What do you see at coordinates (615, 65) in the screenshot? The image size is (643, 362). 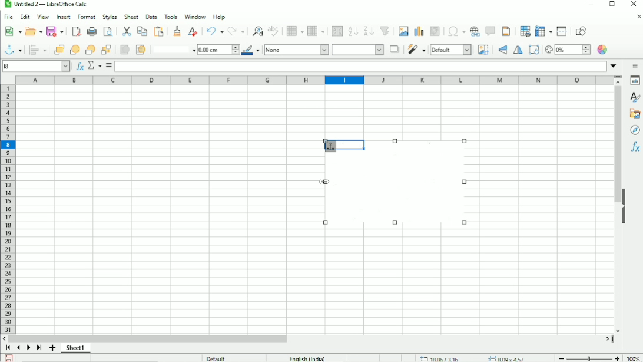 I see `Expand formula bar` at bounding box center [615, 65].